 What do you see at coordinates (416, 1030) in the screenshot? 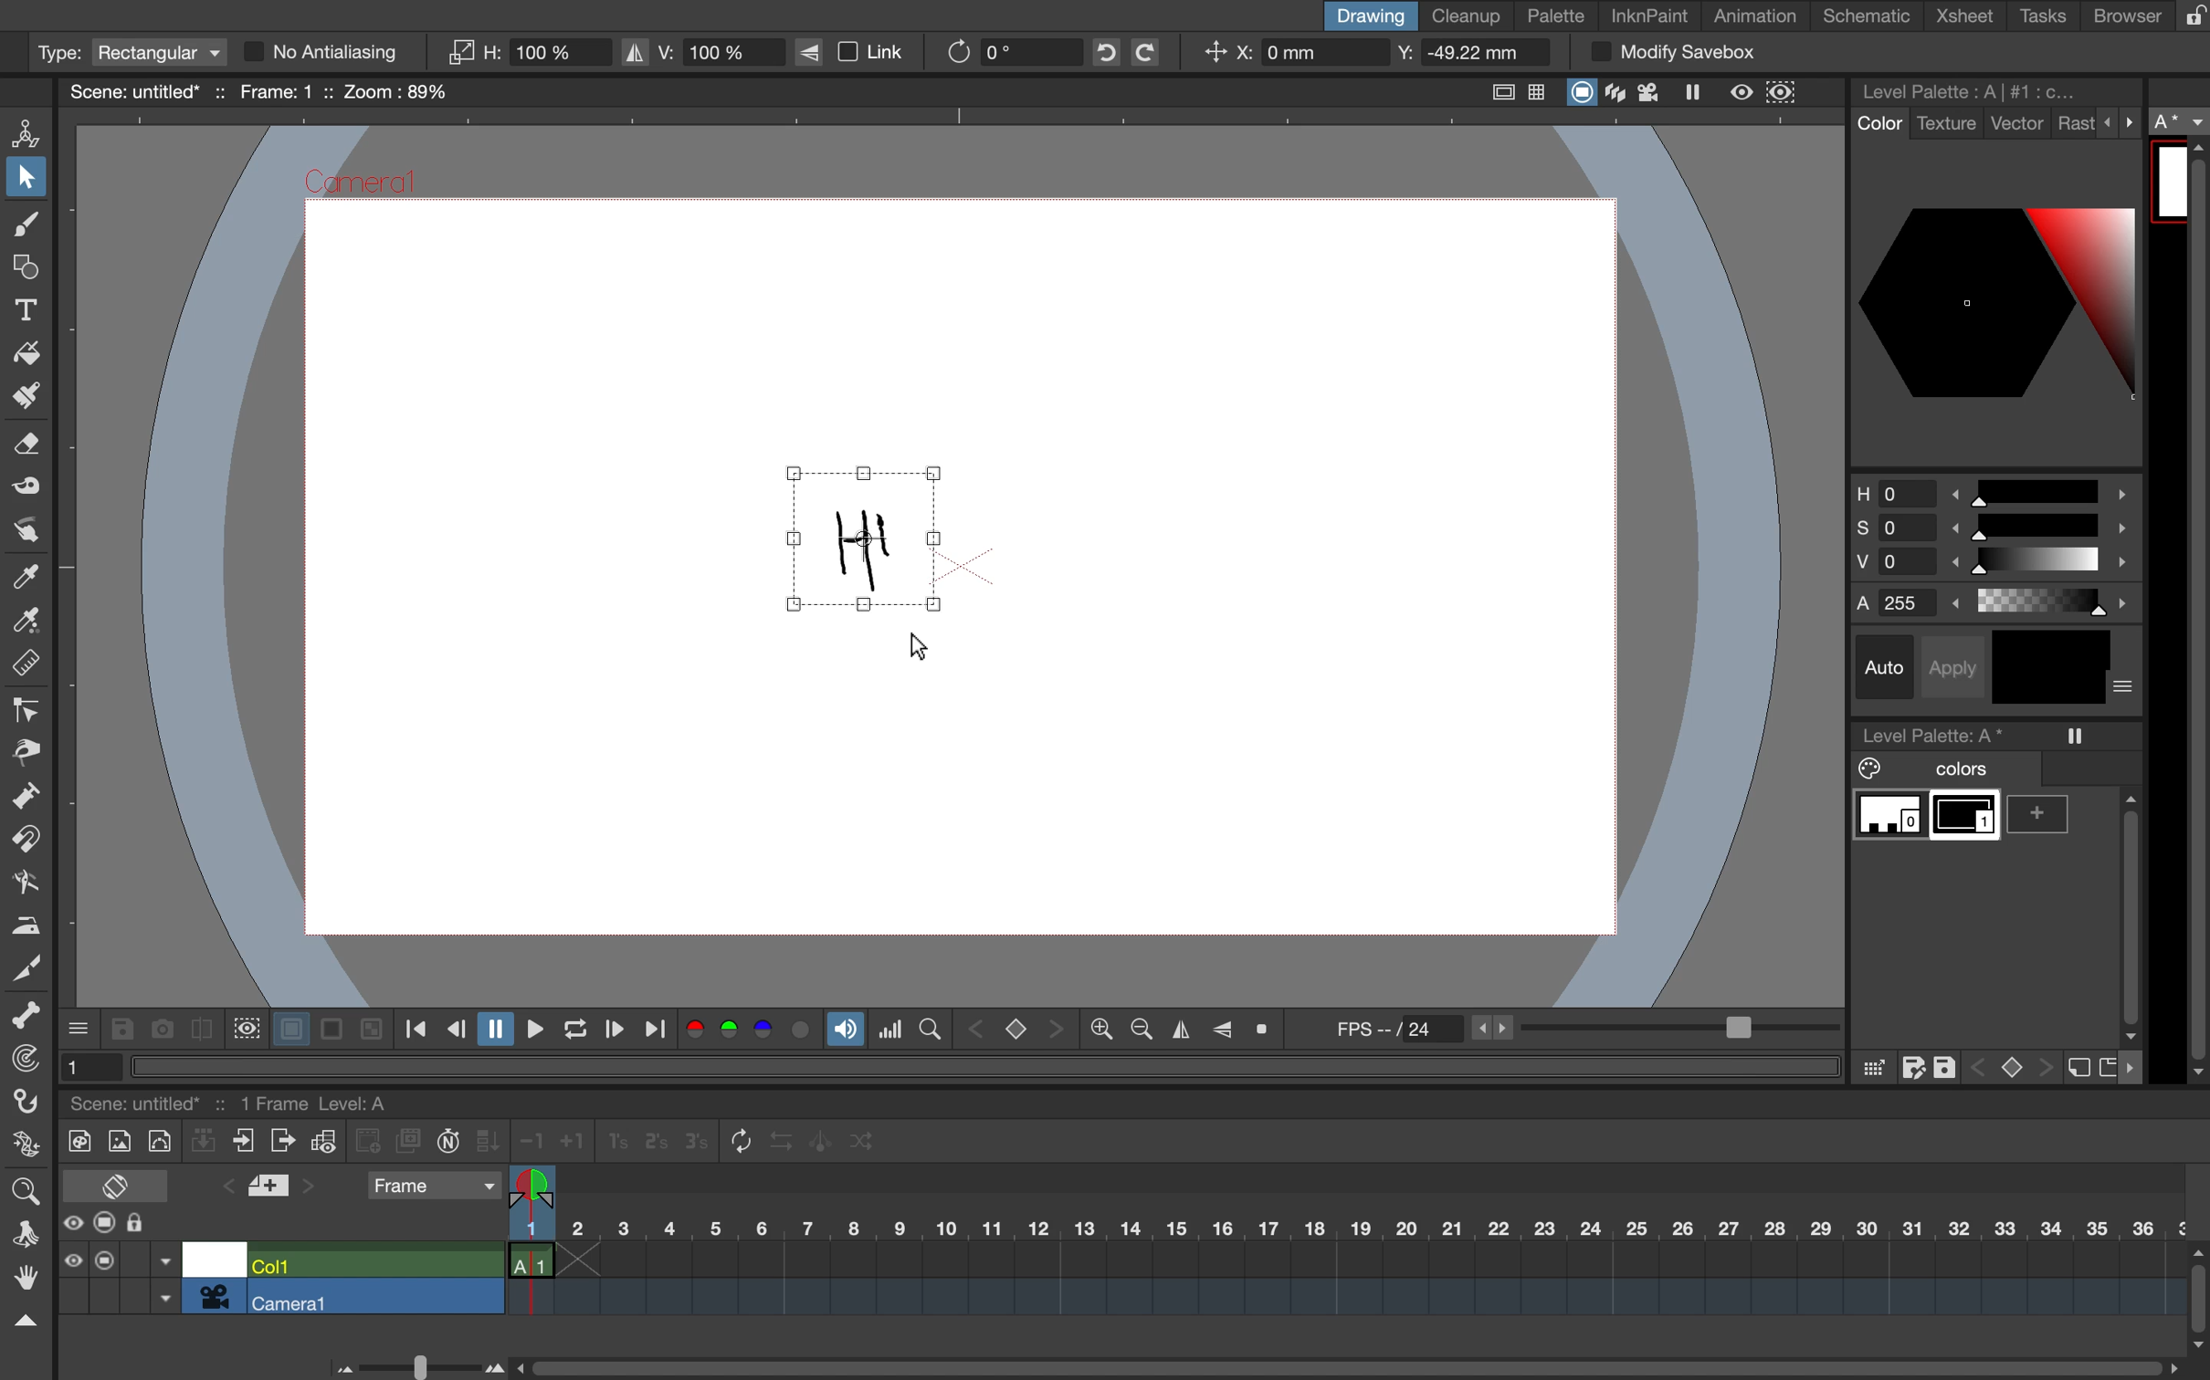
I see `first frame` at bounding box center [416, 1030].